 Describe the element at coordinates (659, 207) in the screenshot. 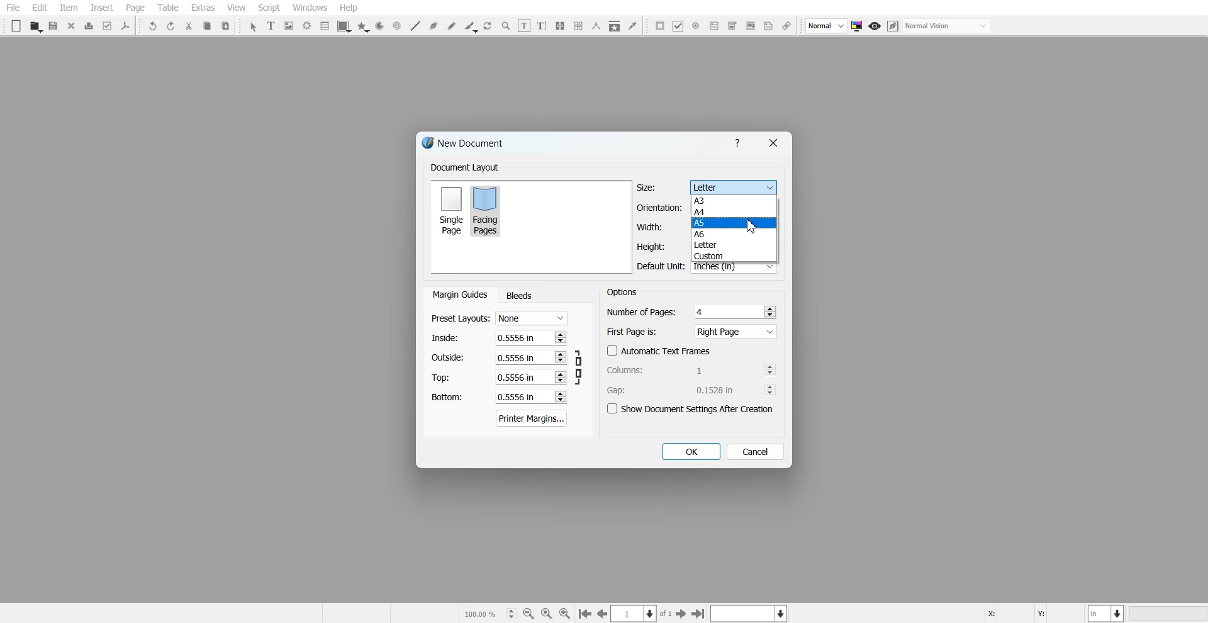

I see `Orientation` at that location.